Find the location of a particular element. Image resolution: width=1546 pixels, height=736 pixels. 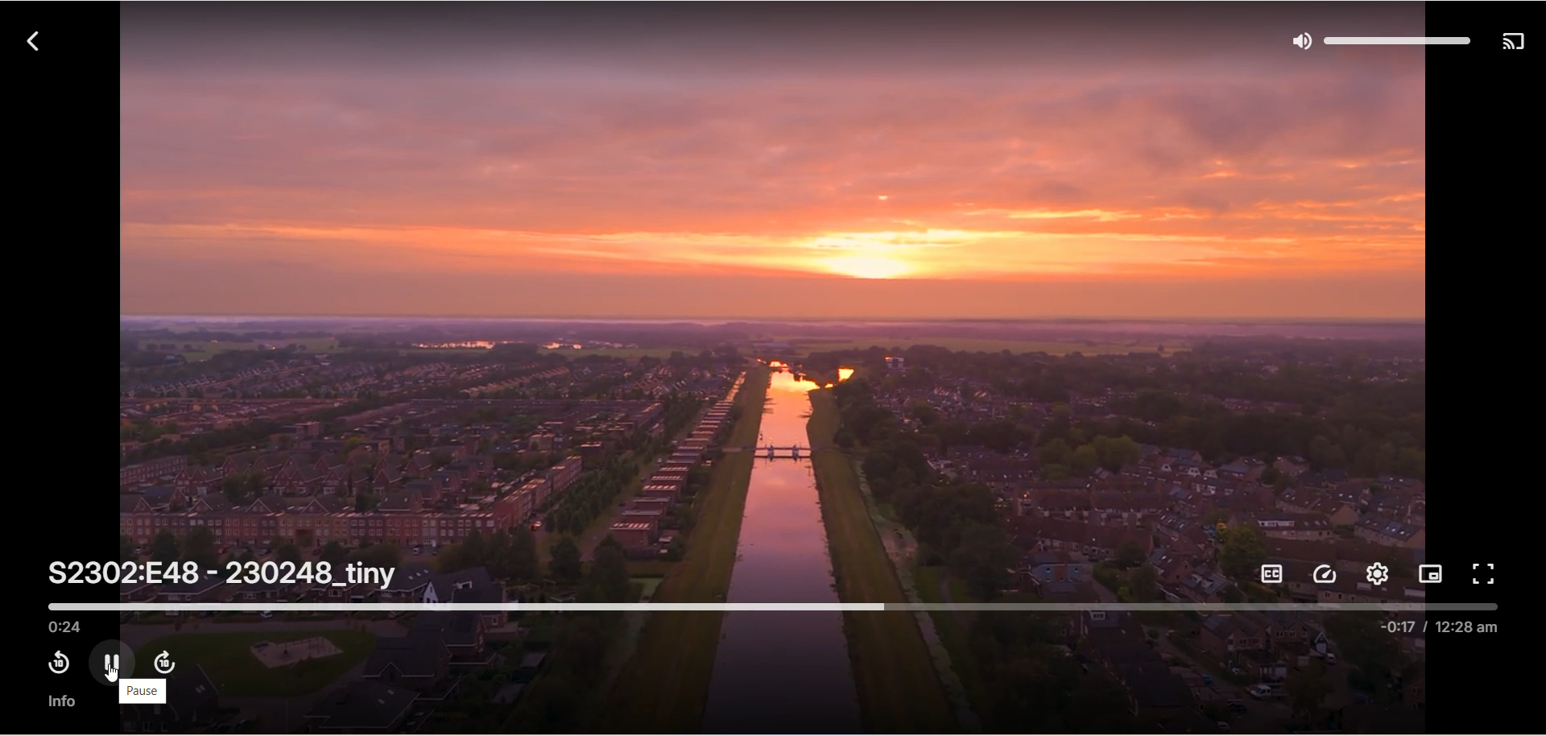

fullscreen is located at coordinates (1487, 573).